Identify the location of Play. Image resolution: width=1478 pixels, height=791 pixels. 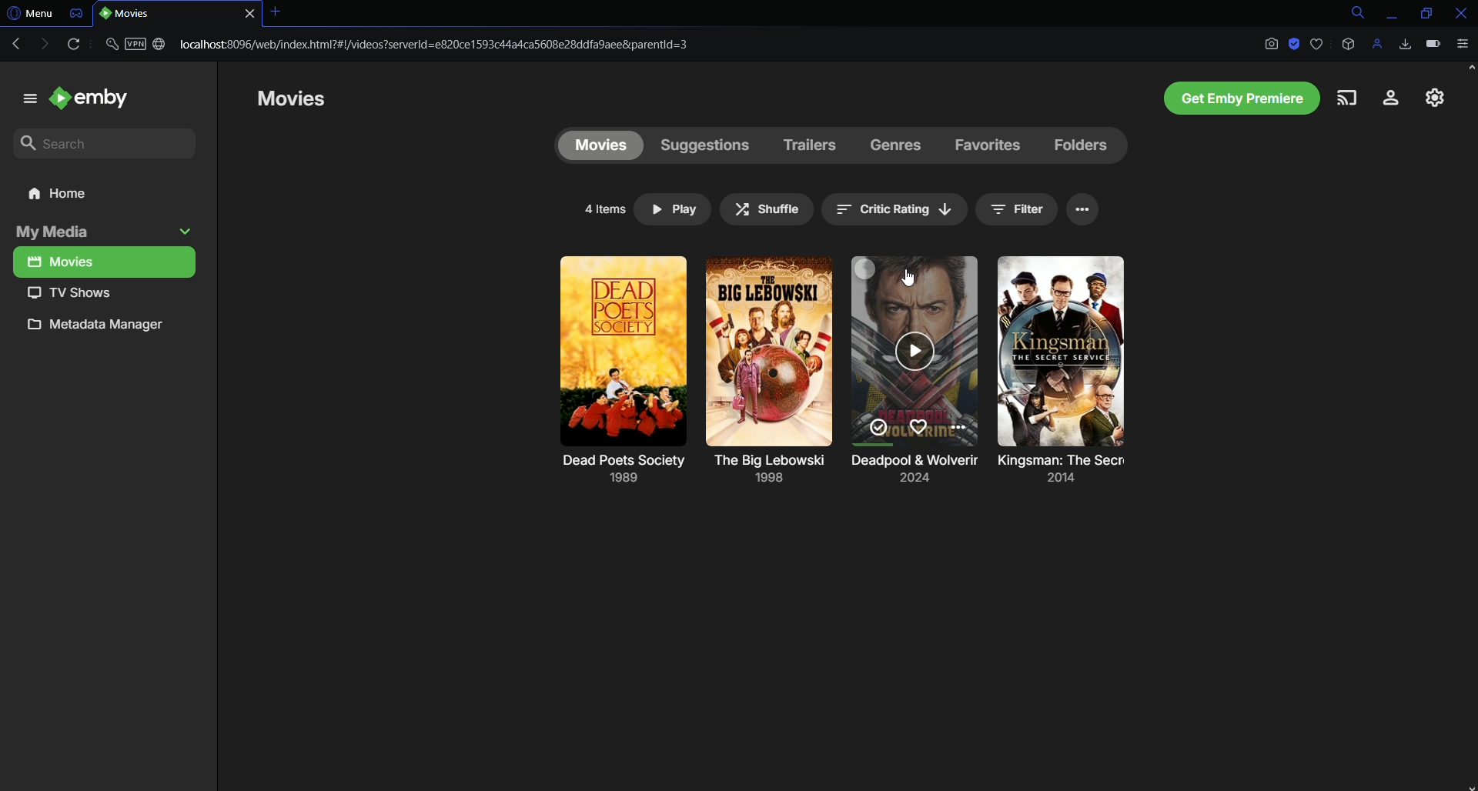
(680, 212).